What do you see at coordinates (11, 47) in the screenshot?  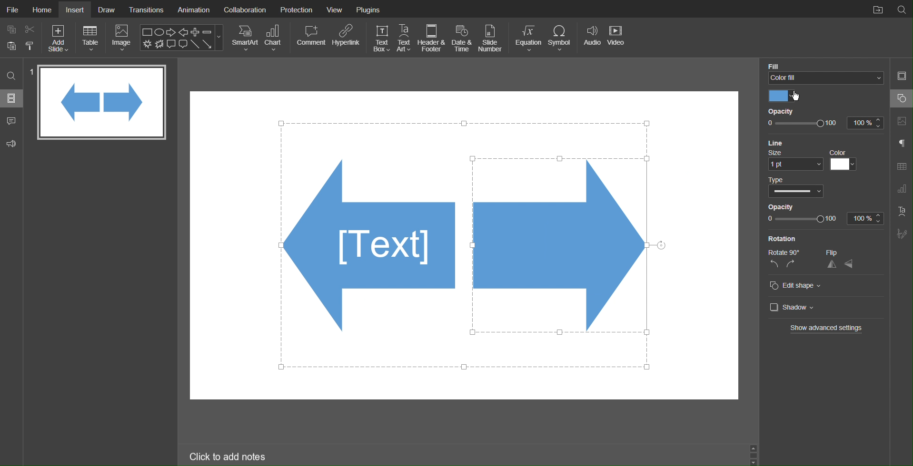 I see `paste` at bounding box center [11, 47].